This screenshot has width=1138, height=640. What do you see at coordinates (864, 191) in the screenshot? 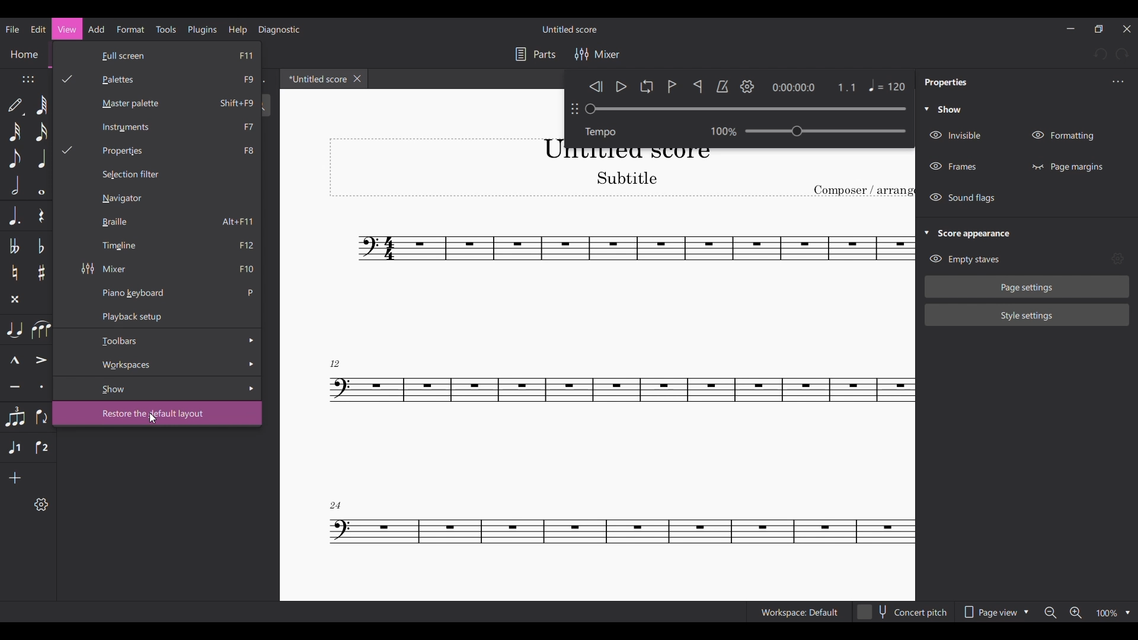
I see `Composer / arrang` at bounding box center [864, 191].